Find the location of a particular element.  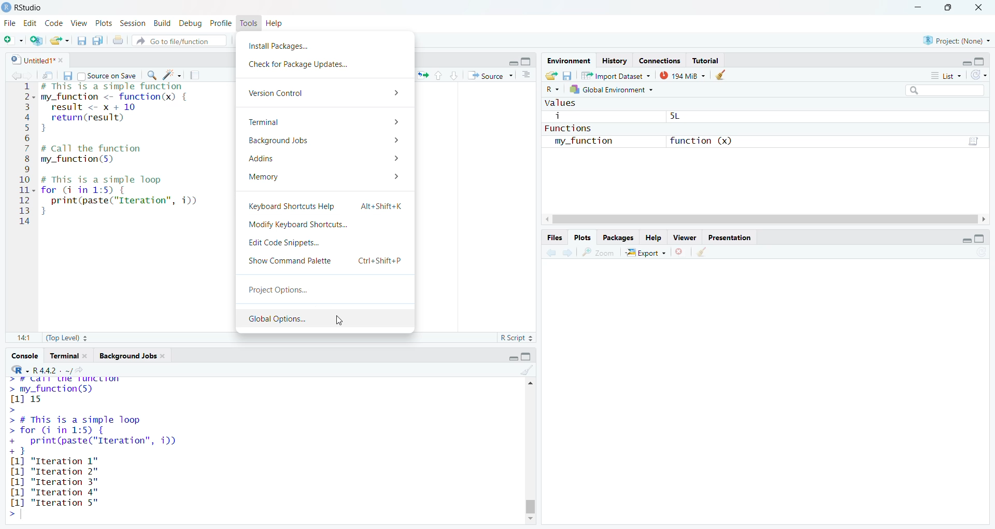

save all open documents is located at coordinates (98, 40).